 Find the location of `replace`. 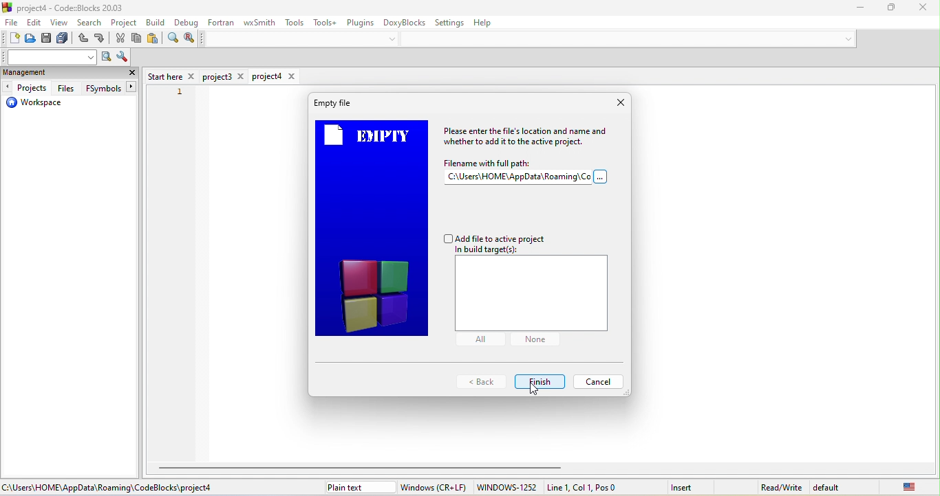

replace is located at coordinates (189, 38).